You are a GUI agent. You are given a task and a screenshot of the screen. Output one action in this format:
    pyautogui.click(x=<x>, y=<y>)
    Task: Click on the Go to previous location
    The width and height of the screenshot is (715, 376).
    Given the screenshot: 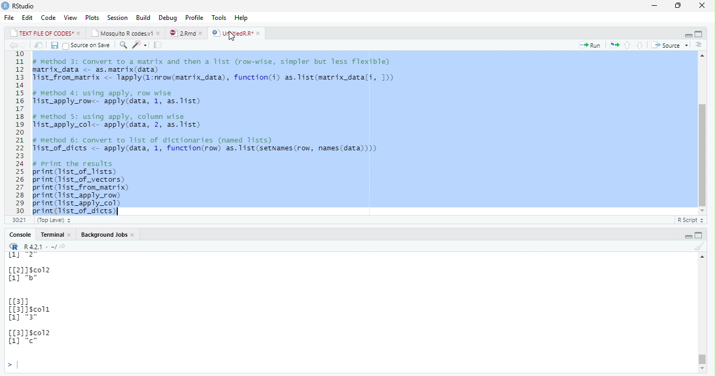 What is the action you would take?
    pyautogui.click(x=12, y=46)
    